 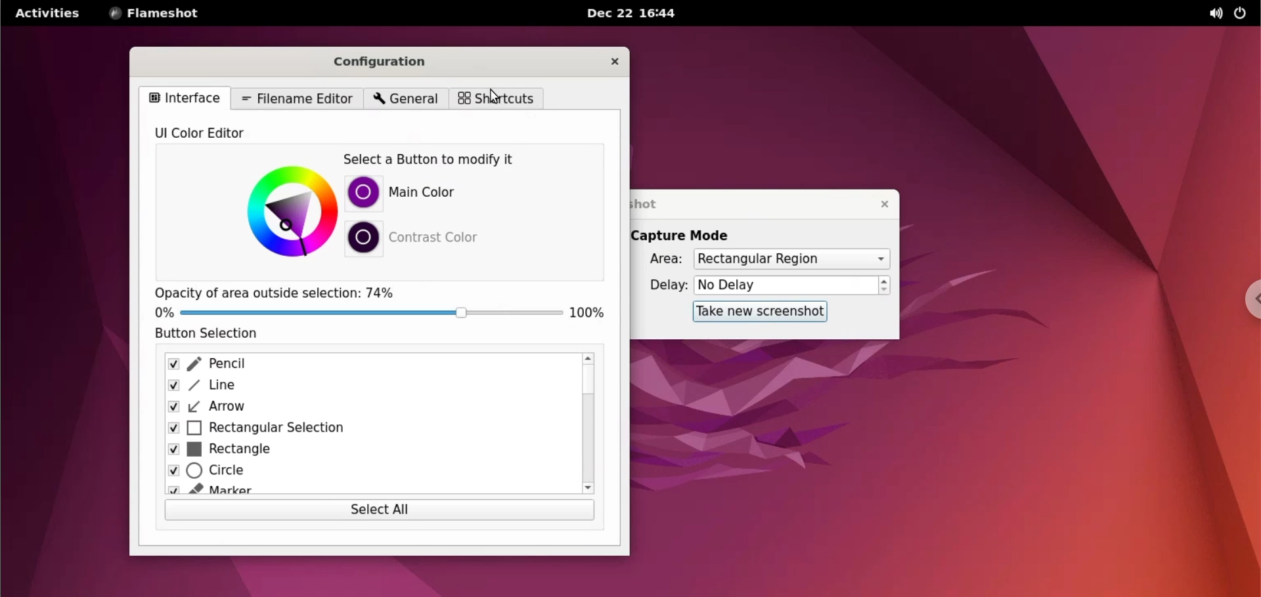 I want to click on capture mode, so click(x=693, y=235).